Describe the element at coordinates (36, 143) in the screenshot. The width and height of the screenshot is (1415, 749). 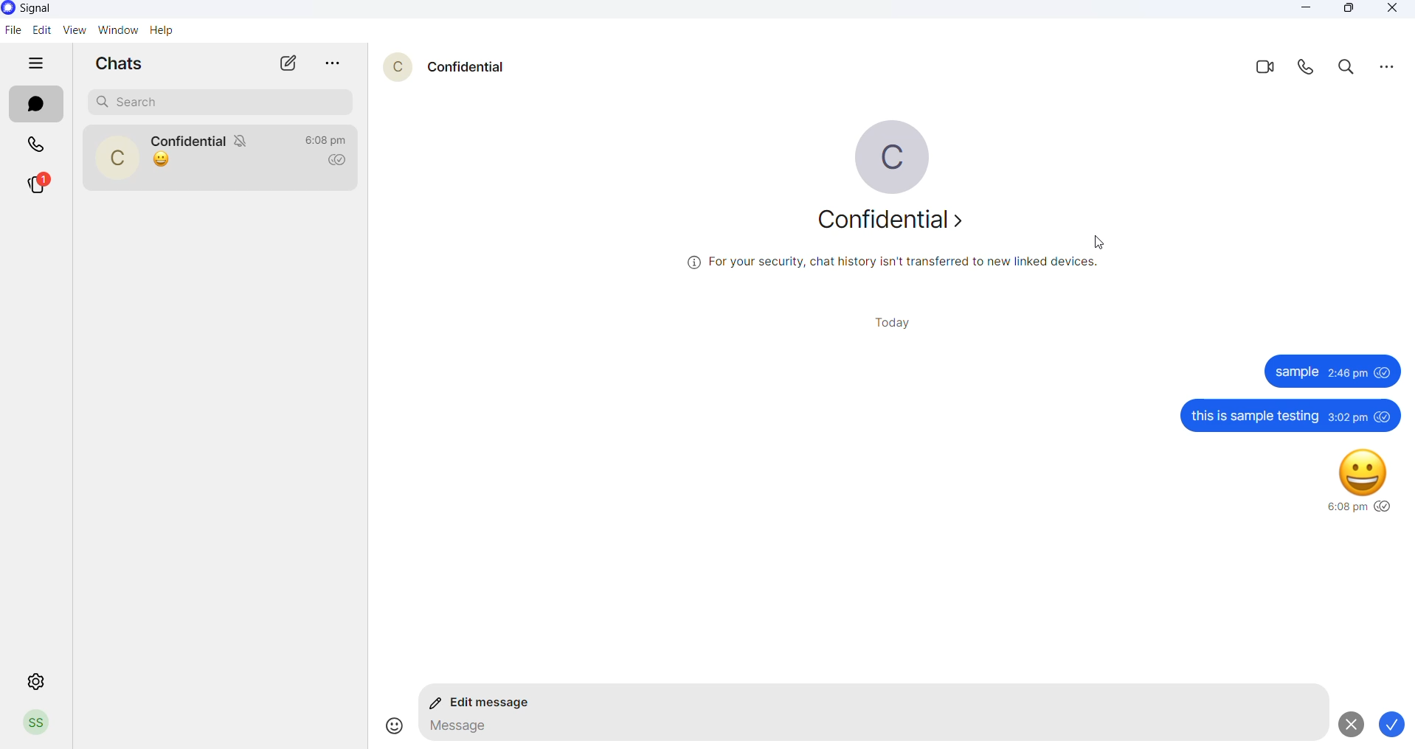
I see `calls` at that location.